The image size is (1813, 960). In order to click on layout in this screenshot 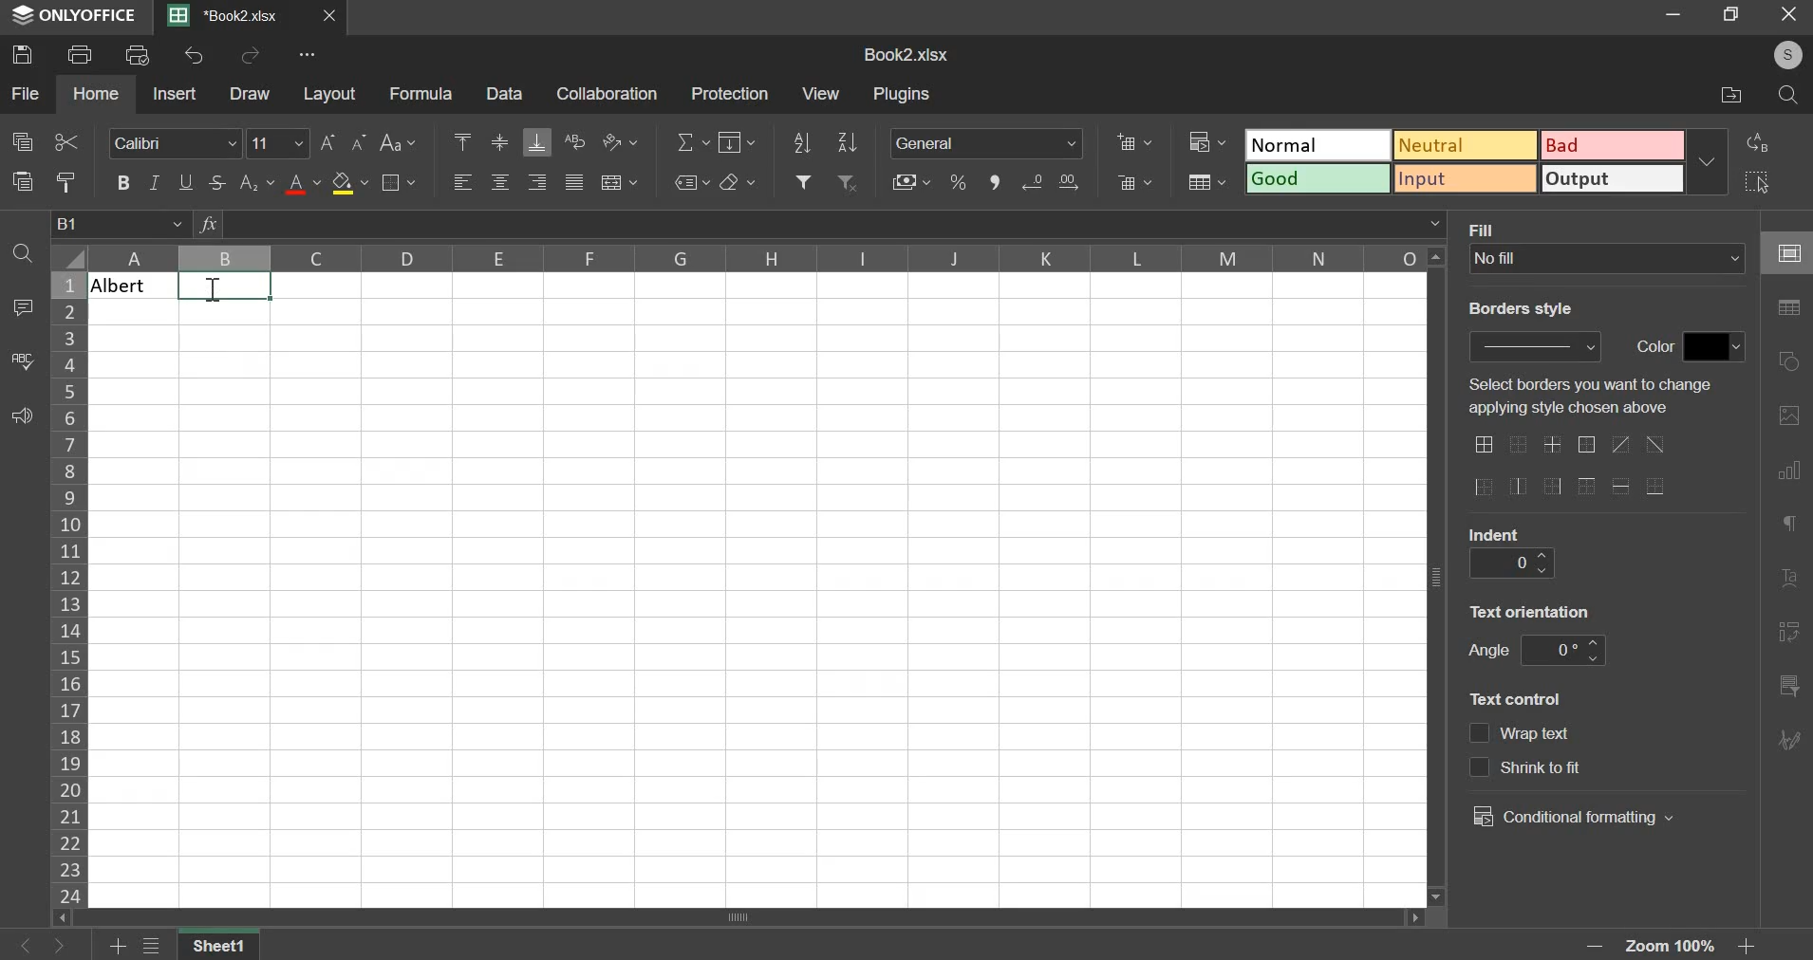, I will do `click(330, 95)`.